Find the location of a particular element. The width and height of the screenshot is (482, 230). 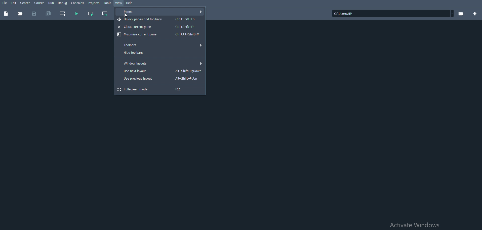

Run current cell is located at coordinates (90, 14).